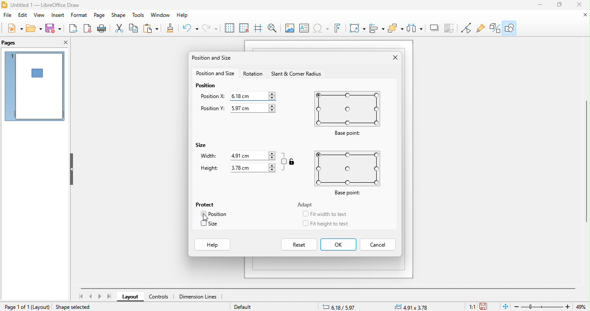 The height and width of the screenshot is (311, 590). Describe the element at coordinates (49, 5) in the screenshot. I see `untitled 1- libre office draw` at that location.